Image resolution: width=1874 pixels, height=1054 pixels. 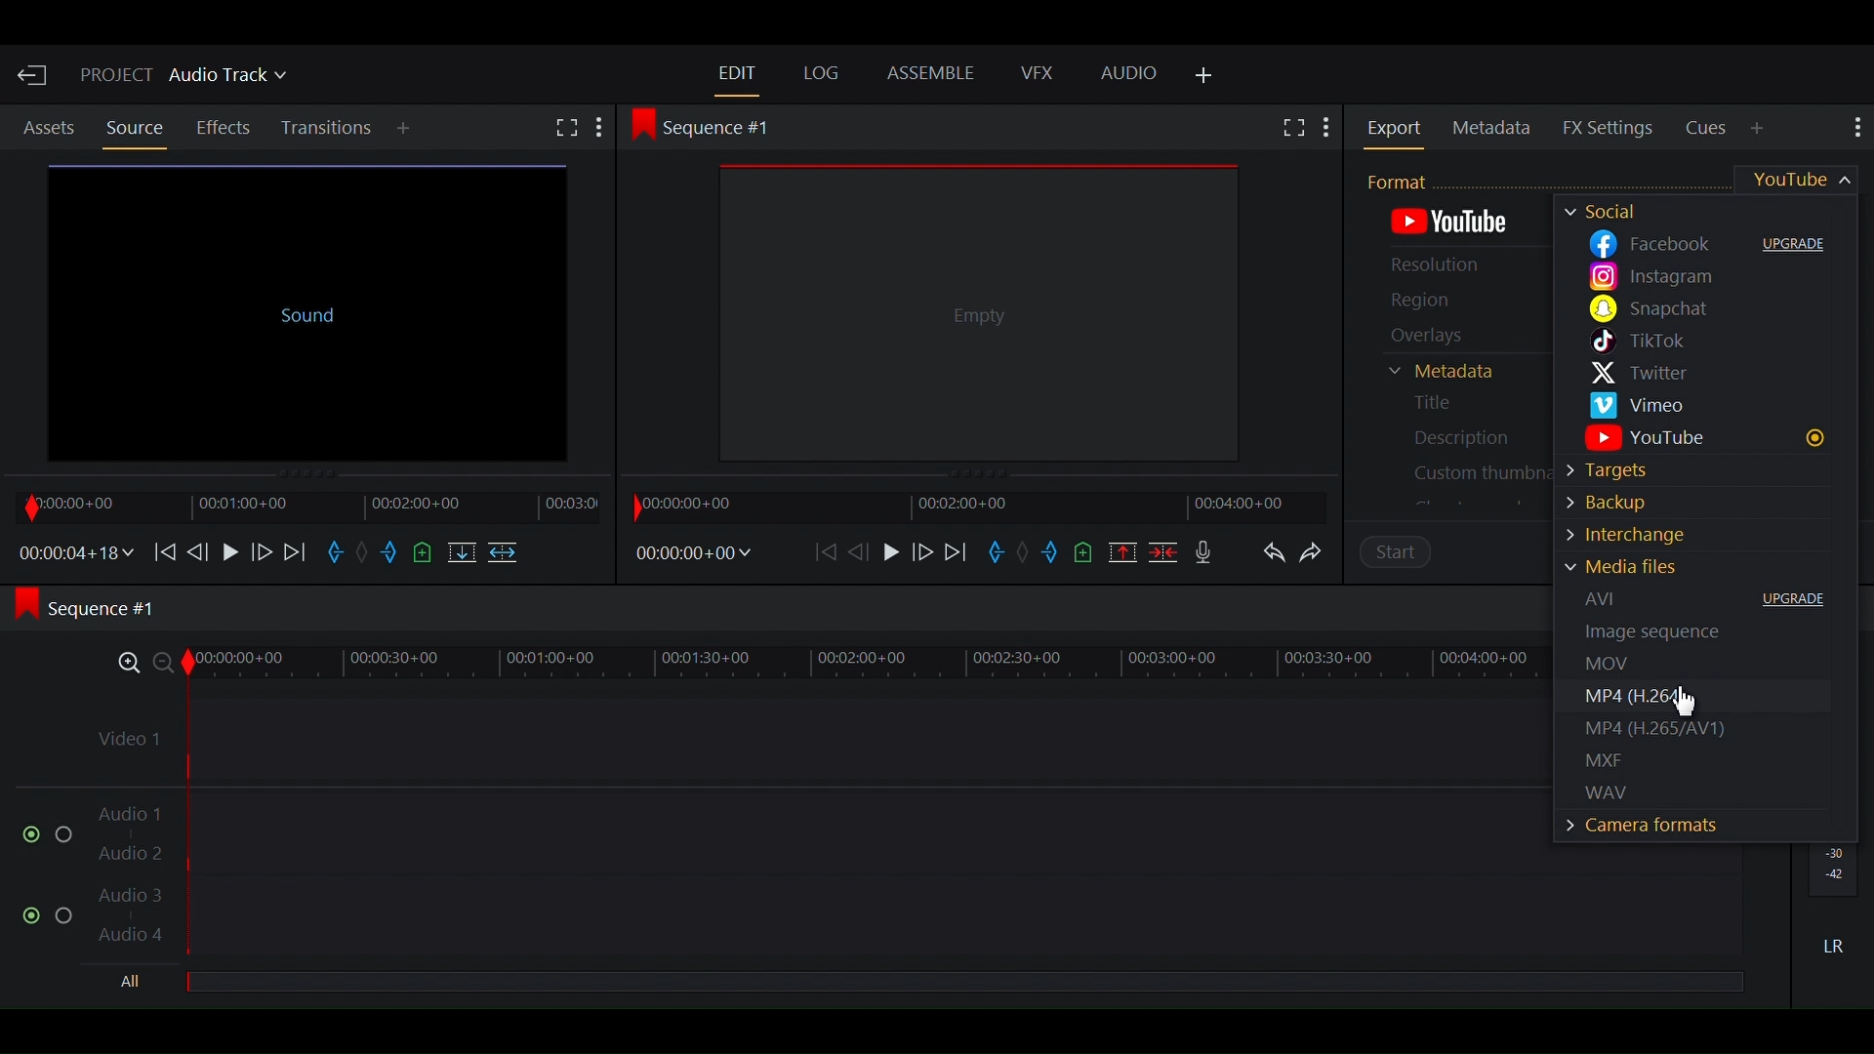 What do you see at coordinates (934, 75) in the screenshot?
I see `Assemble` at bounding box center [934, 75].